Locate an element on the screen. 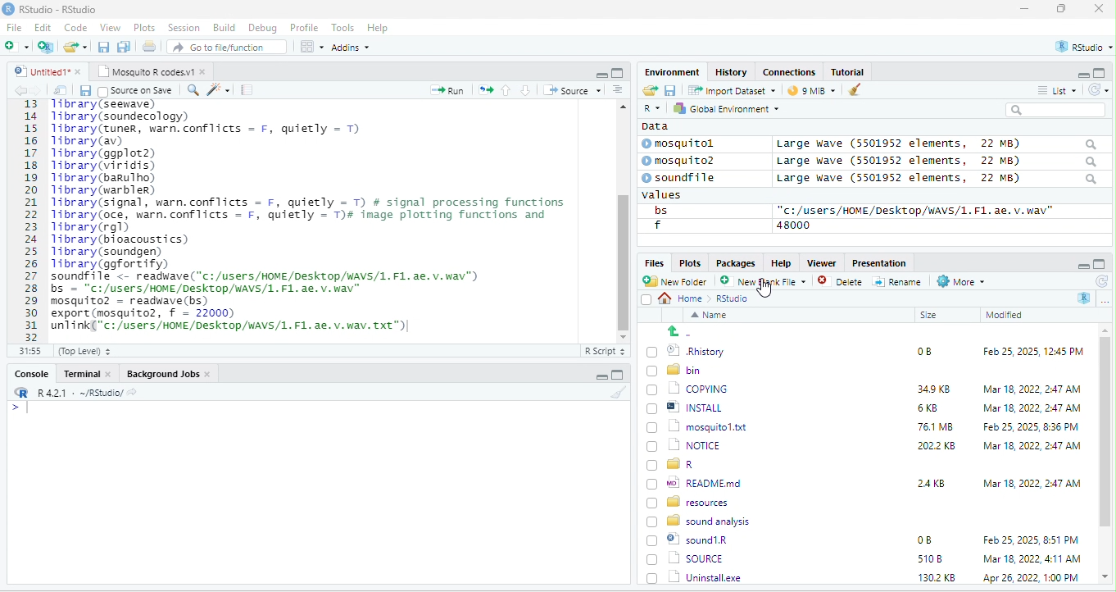  Ld bin is located at coordinates (676, 369).